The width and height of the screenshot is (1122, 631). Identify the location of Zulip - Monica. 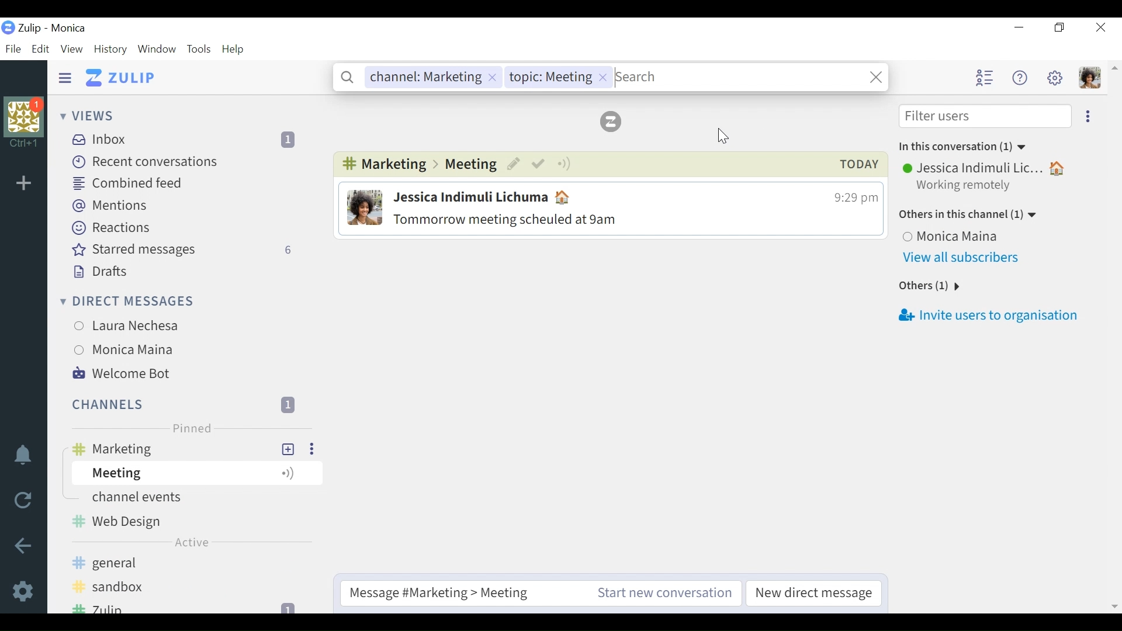
(53, 29).